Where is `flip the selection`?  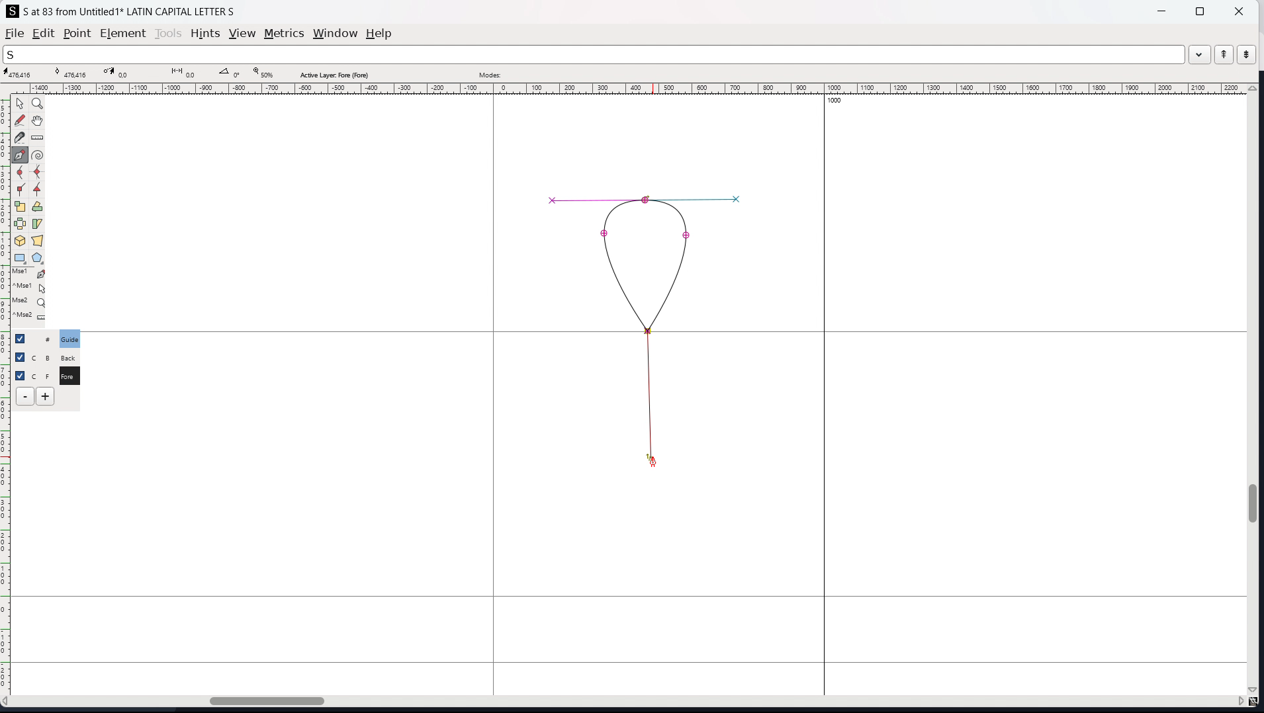 flip the selection is located at coordinates (20, 224).